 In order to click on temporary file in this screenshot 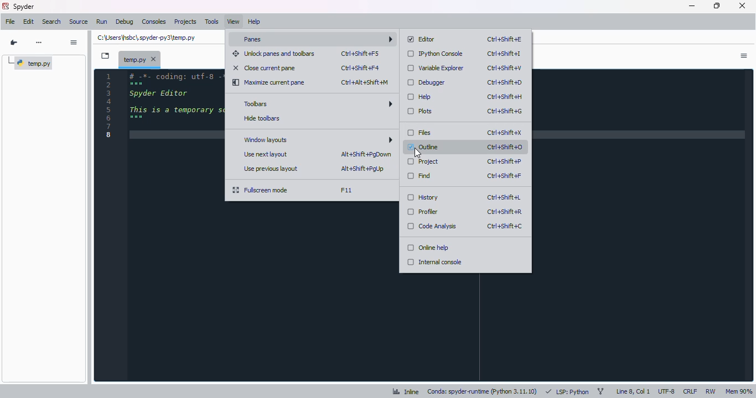, I will do `click(141, 59)`.